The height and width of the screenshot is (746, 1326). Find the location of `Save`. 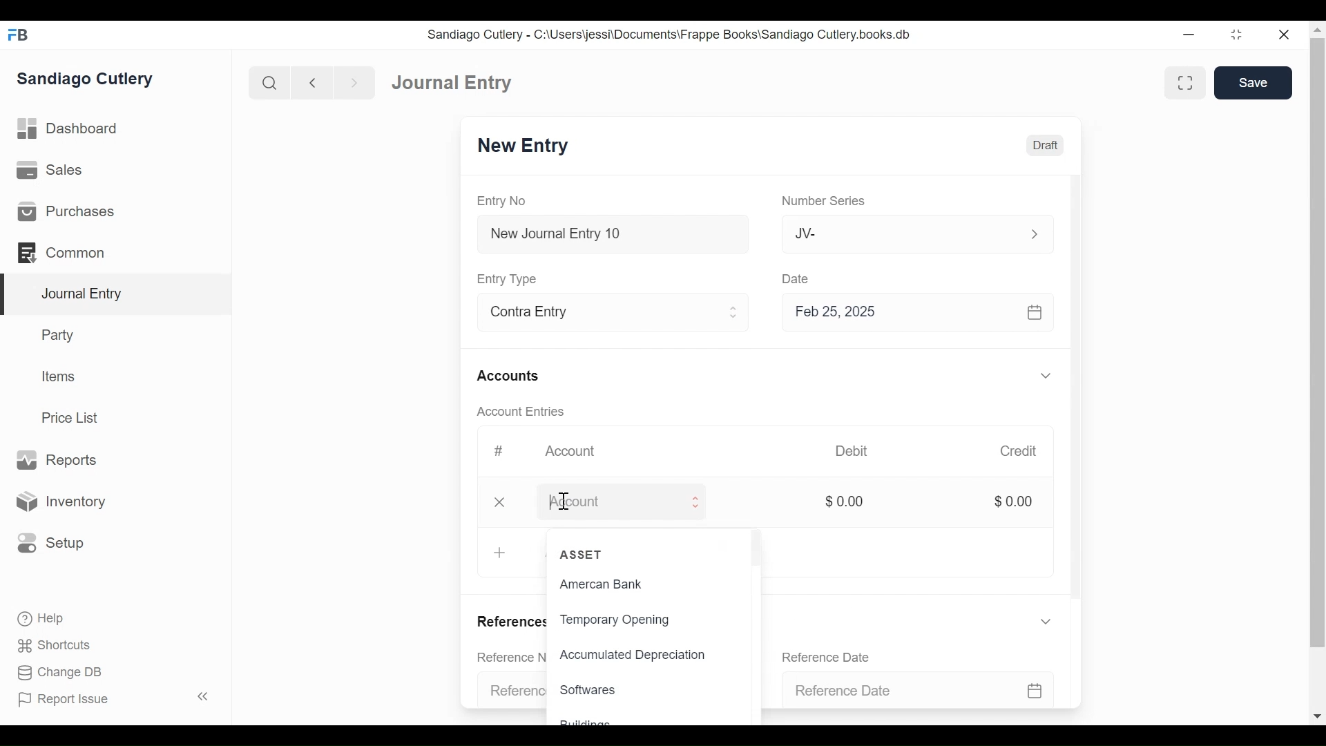

Save is located at coordinates (1253, 83).